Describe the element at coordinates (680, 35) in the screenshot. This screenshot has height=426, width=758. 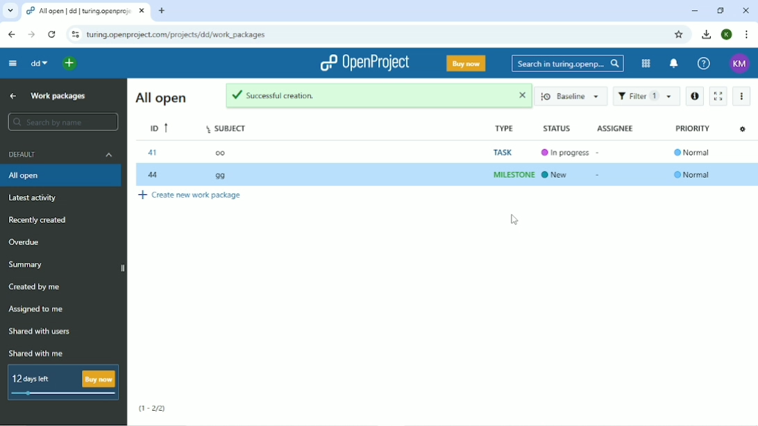
I see `Bookmark this tab` at that location.